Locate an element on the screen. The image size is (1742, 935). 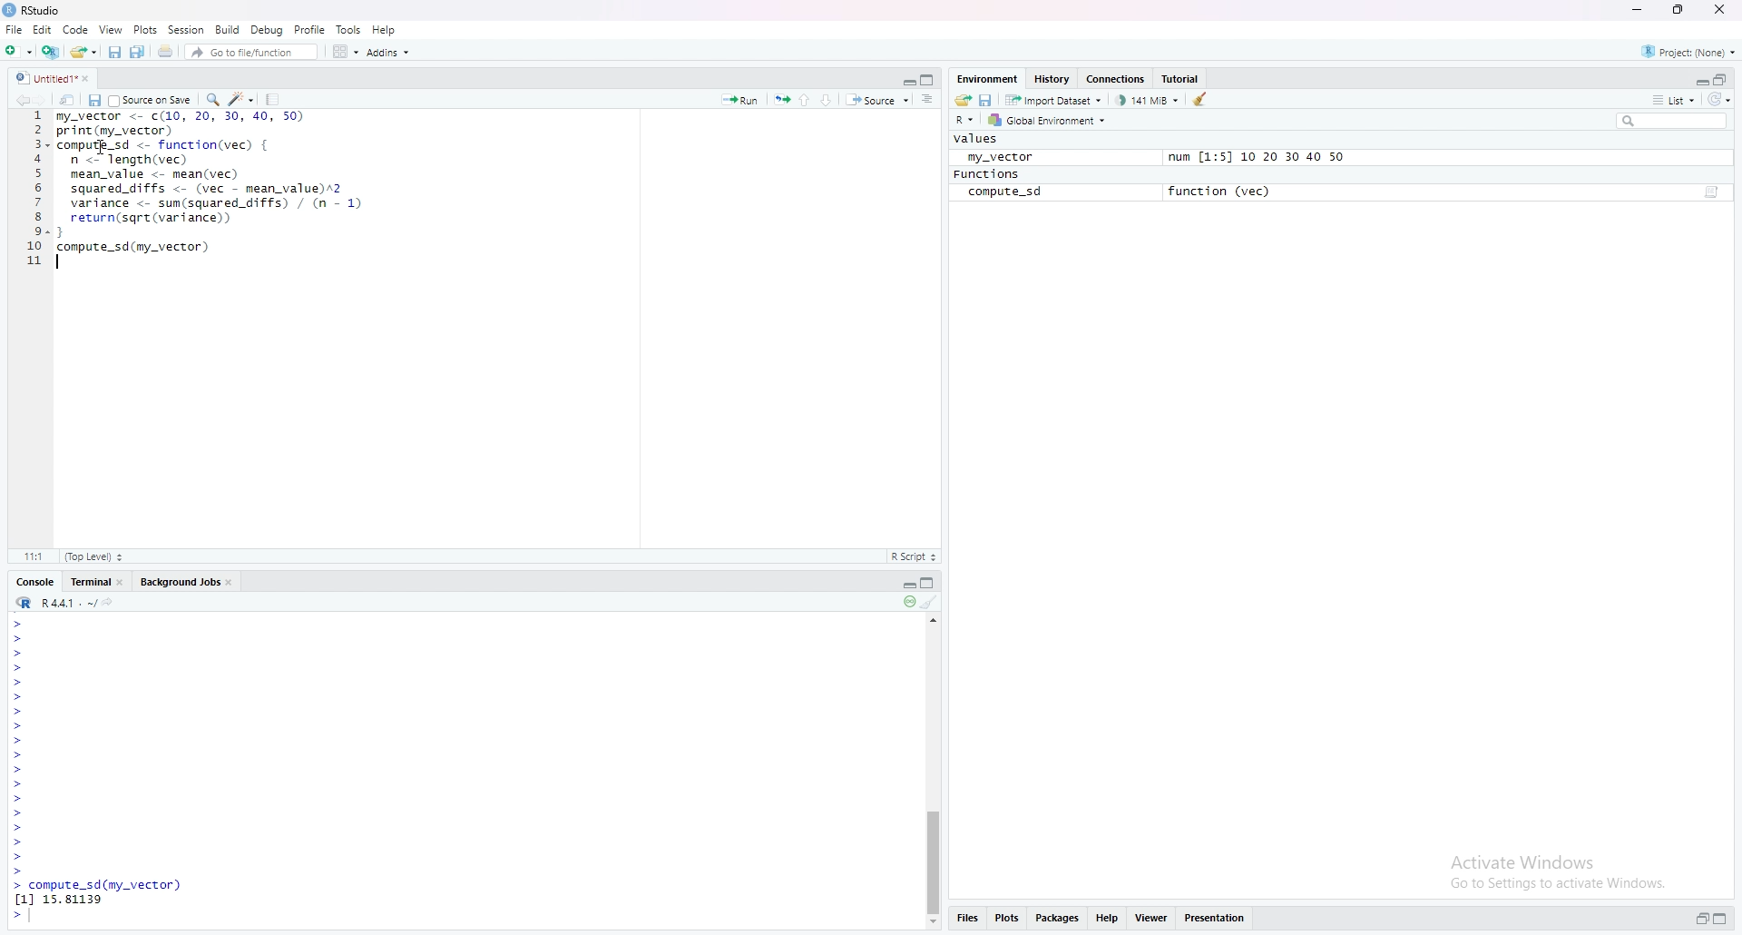
Session suspend timeout passed: A child process is running is located at coordinates (908, 602).